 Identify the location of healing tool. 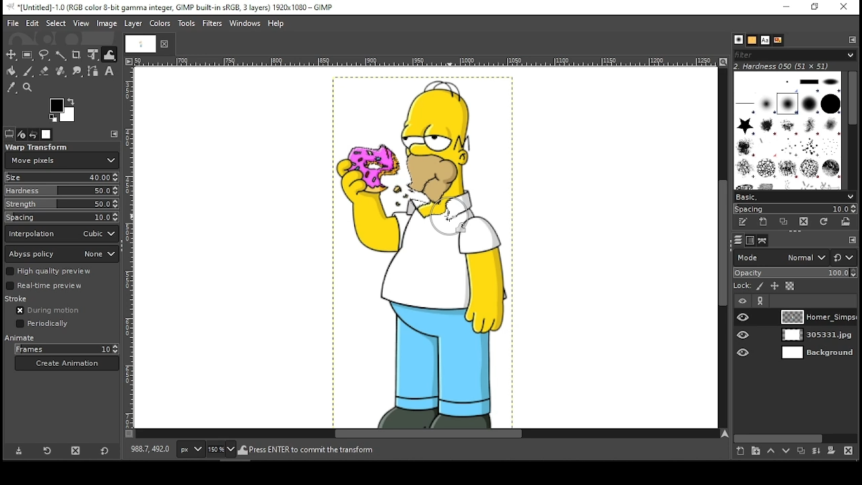
(62, 71).